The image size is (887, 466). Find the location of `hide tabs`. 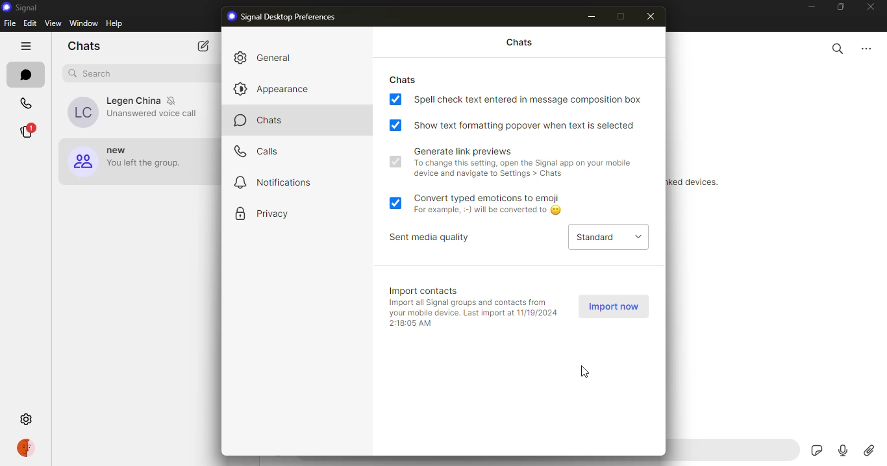

hide tabs is located at coordinates (25, 45).